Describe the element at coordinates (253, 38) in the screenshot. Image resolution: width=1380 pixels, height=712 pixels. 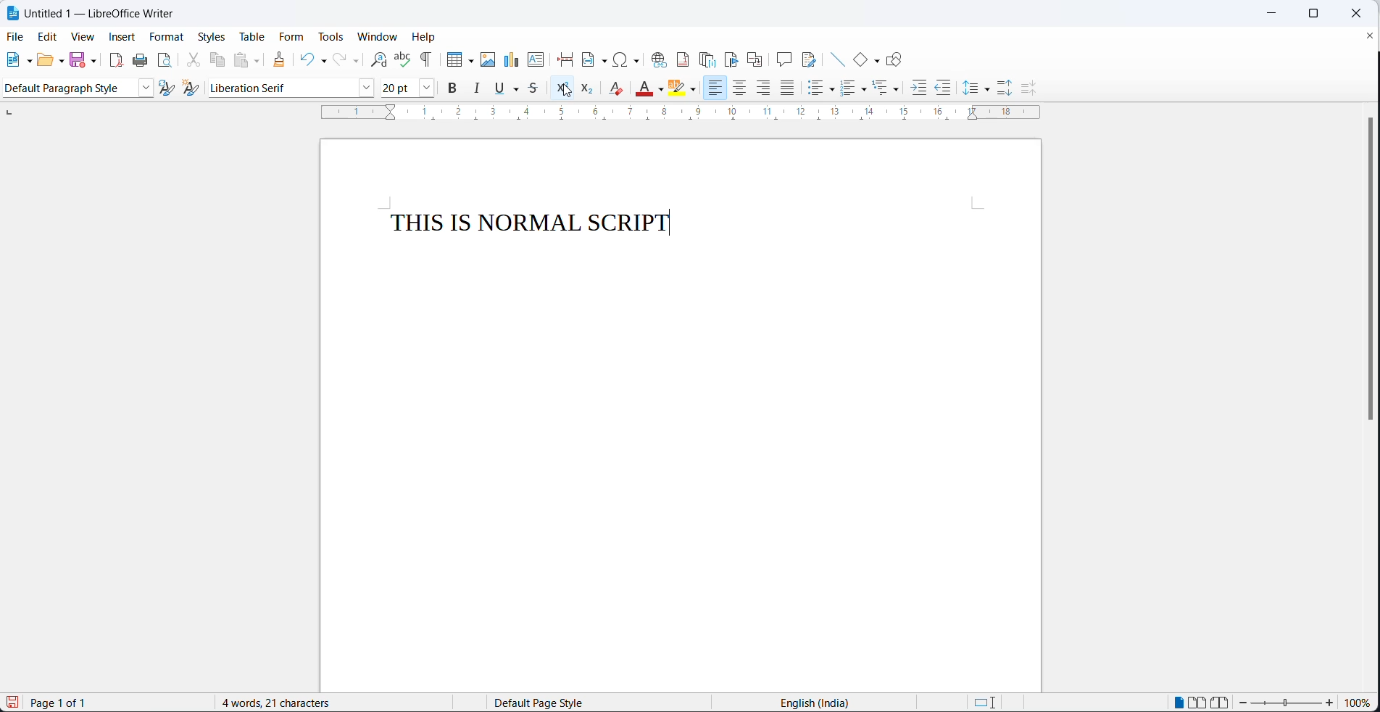
I see `table` at that location.